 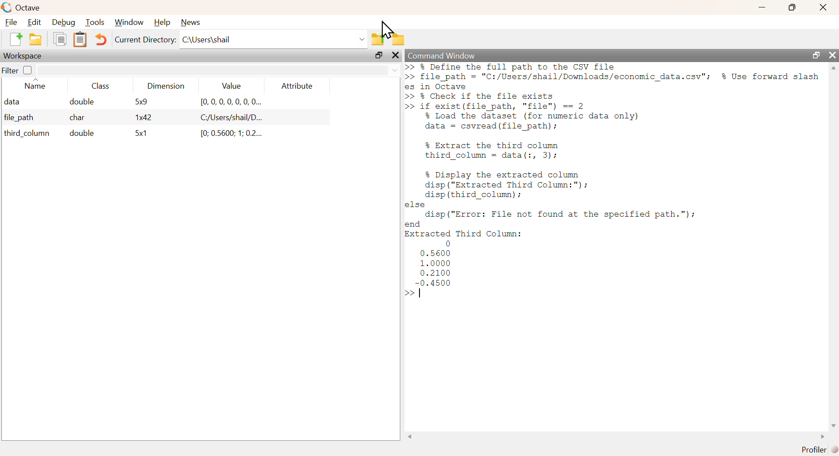 What do you see at coordinates (31, 6) in the screenshot?
I see `octave` at bounding box center [31, 6].